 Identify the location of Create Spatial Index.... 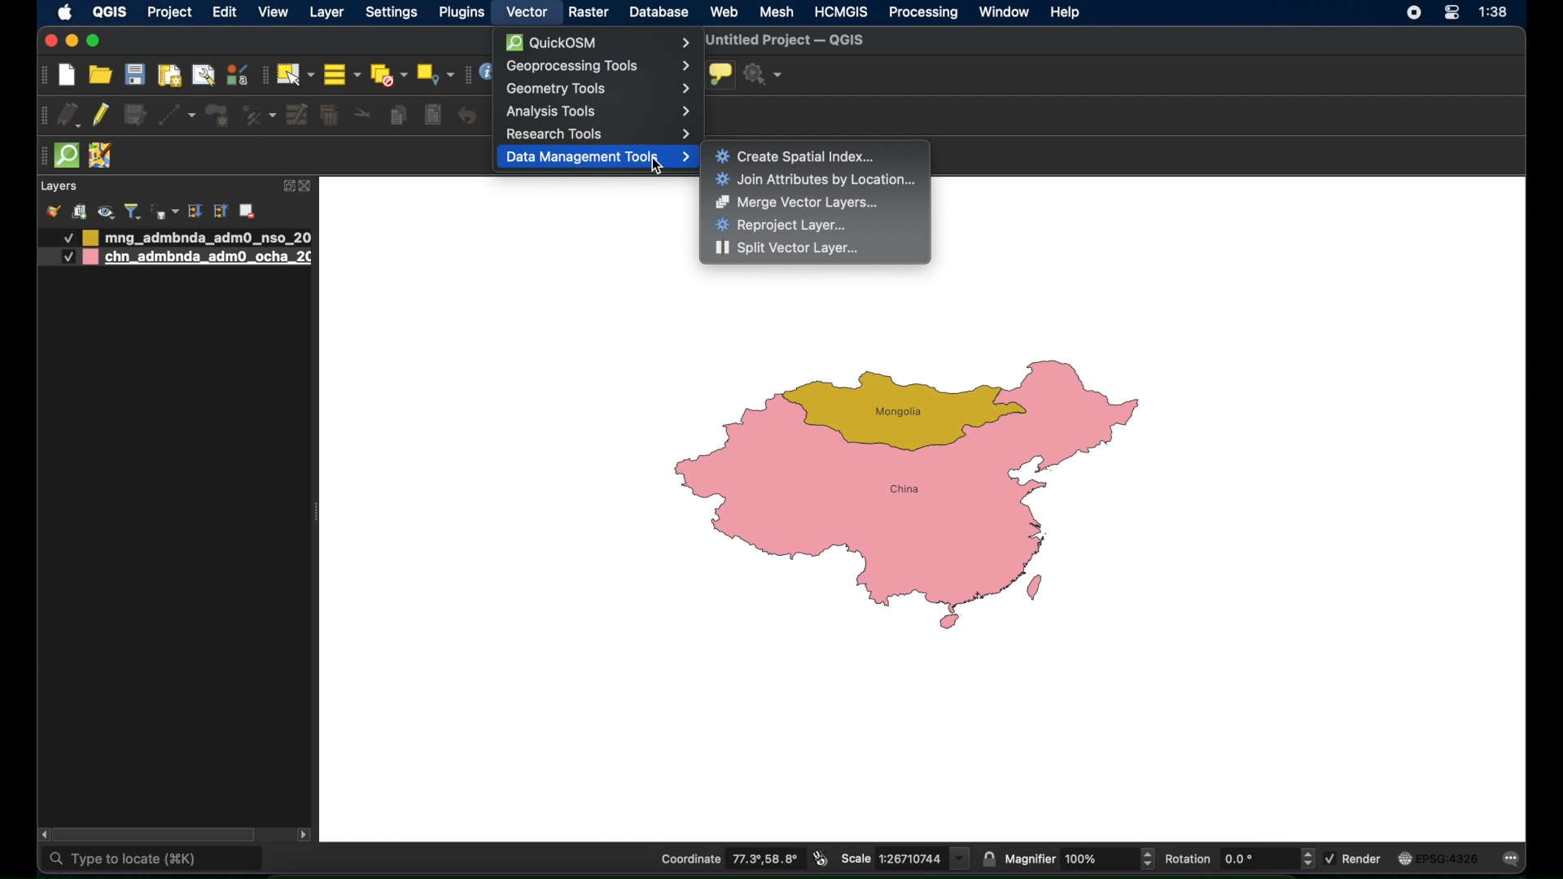
(800, 156).